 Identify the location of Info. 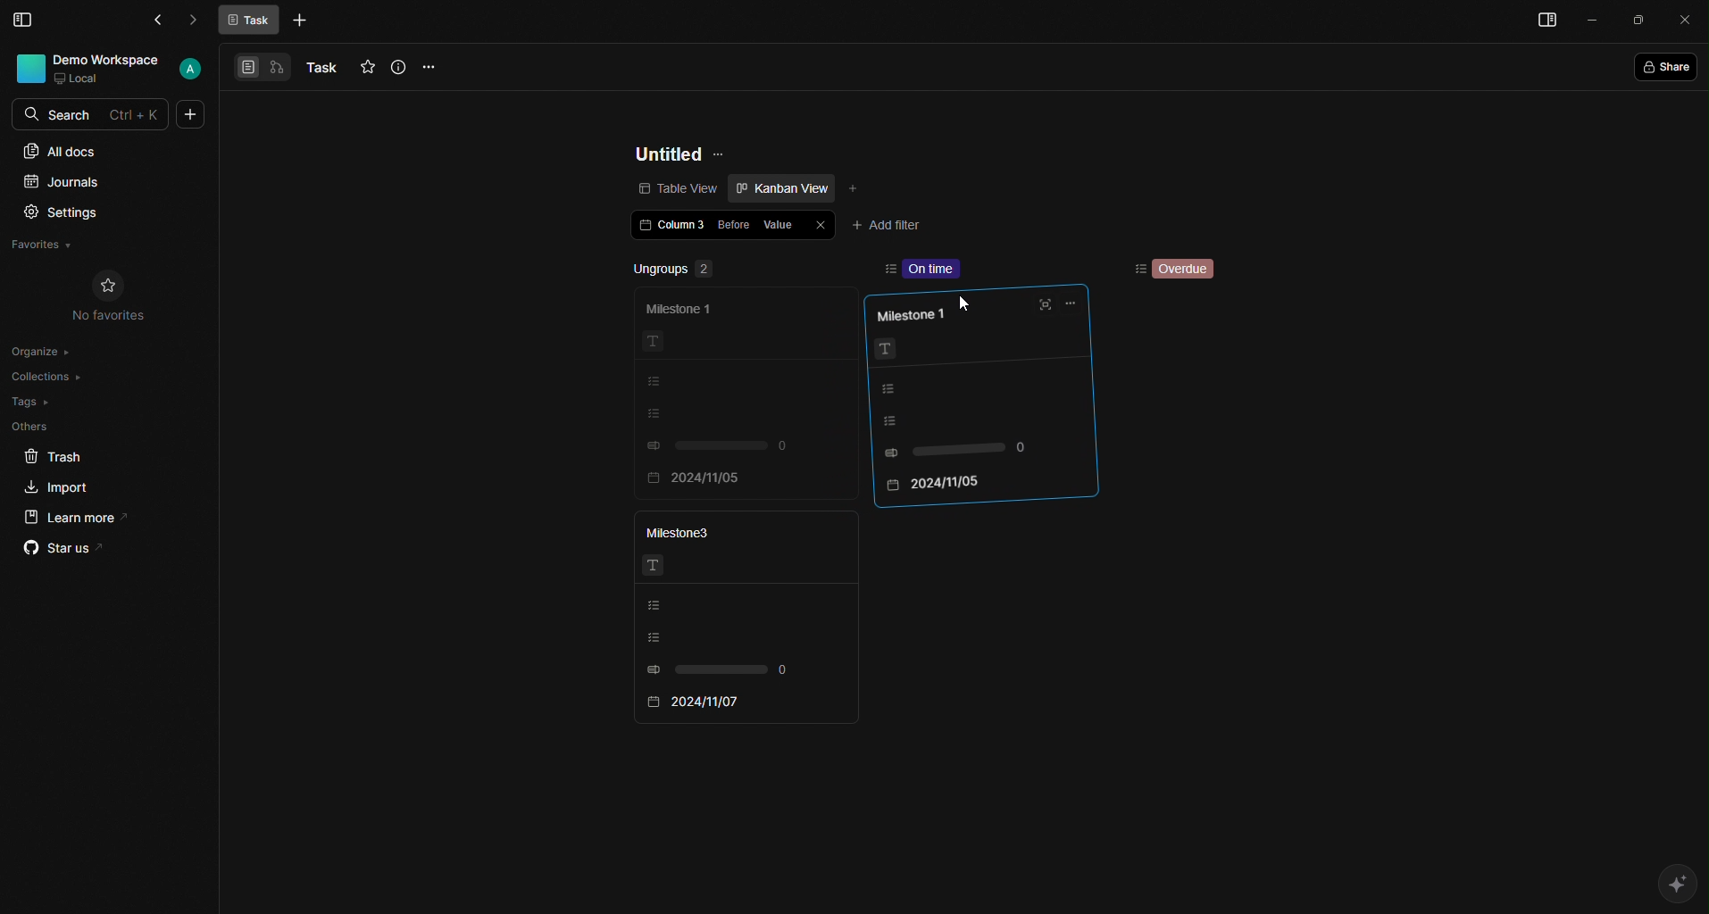
(396, 66).